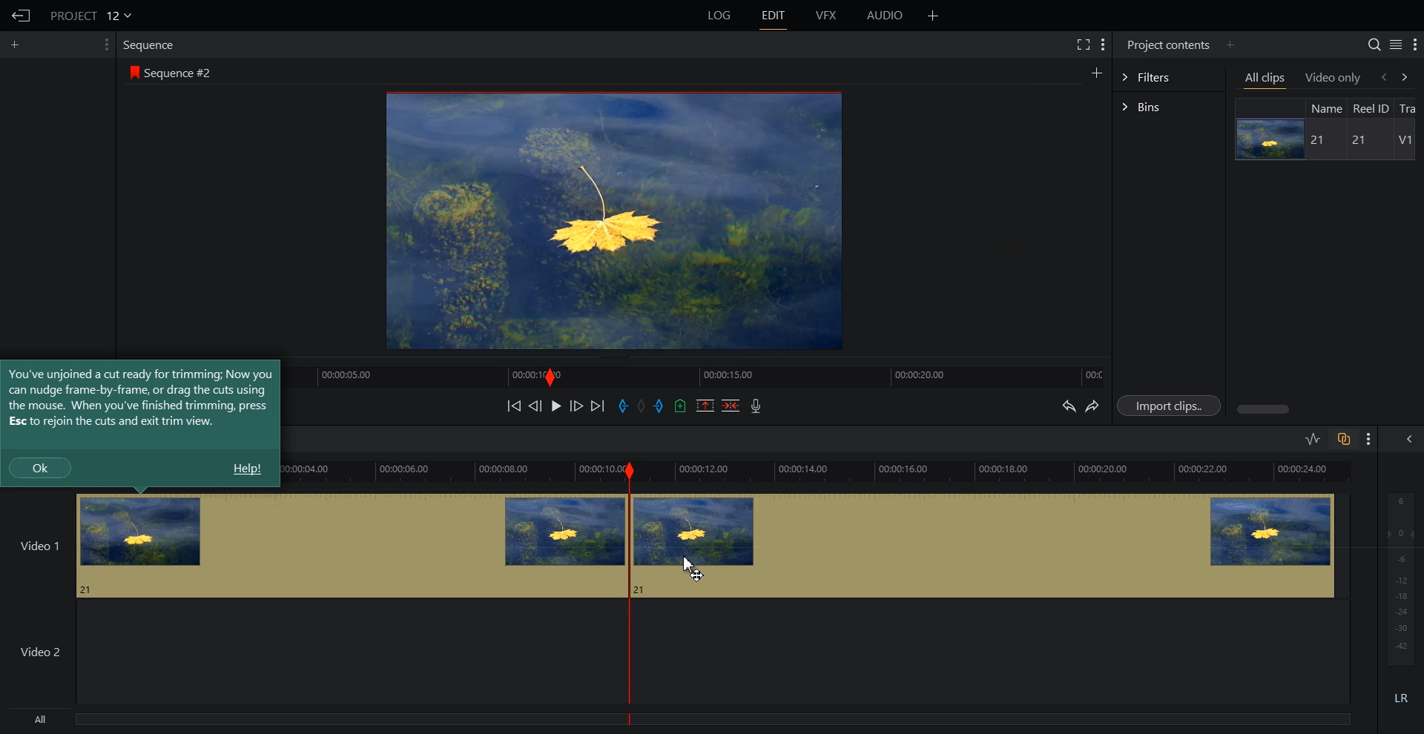  I want to click on Horizontal Scroll bar, so click(1327, 409).